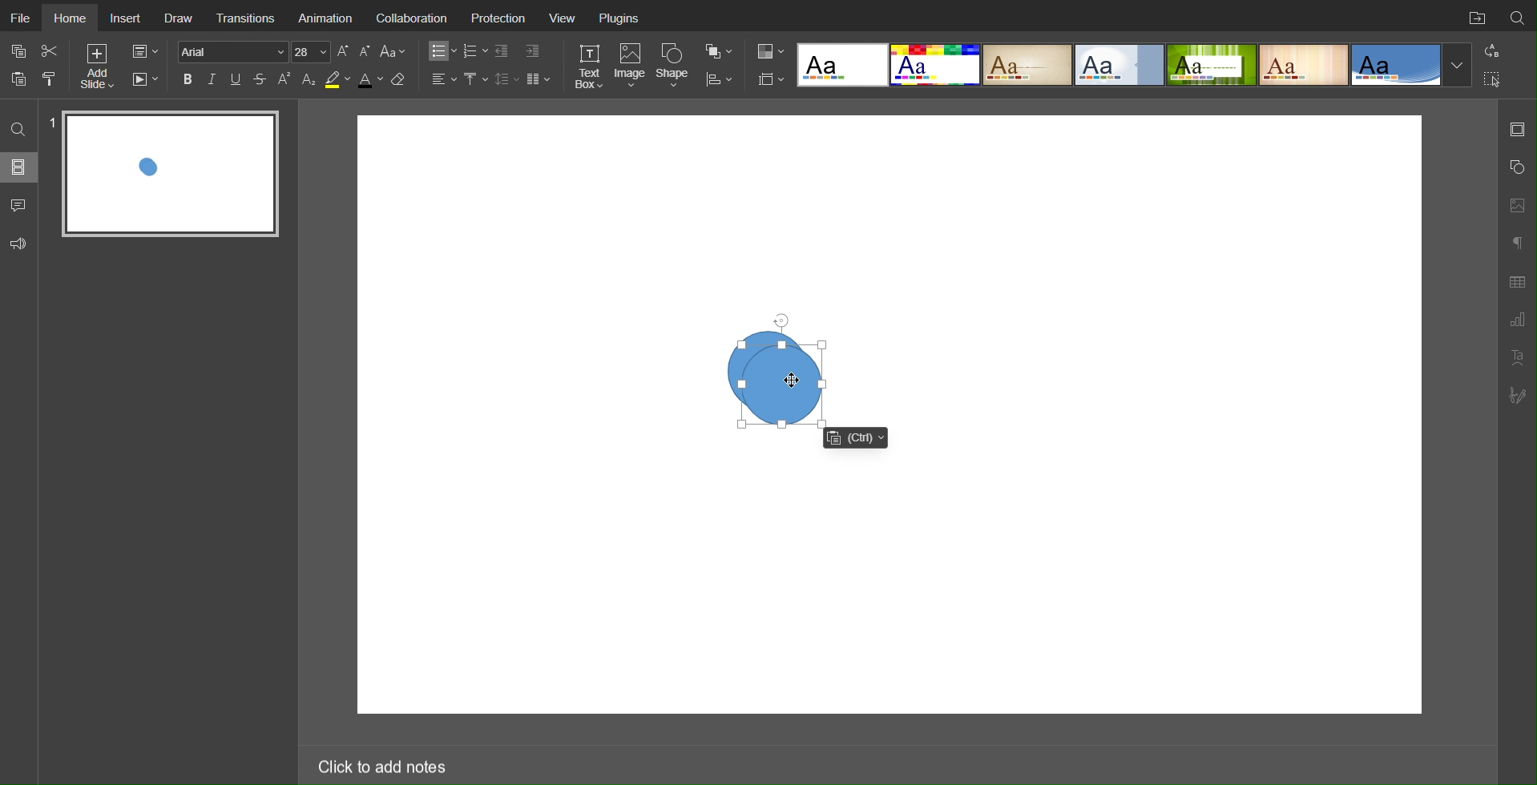  Describe the element at coordinates (96, 69) in the screenshot. I see `Add Slide` at that location.